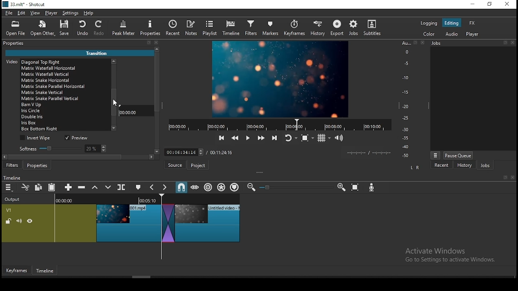 This screenshot has width=518, height=291. What do you see at coordinates (271, 29) in the screenshot?
I see `markers` at bounding box center [271, 29].